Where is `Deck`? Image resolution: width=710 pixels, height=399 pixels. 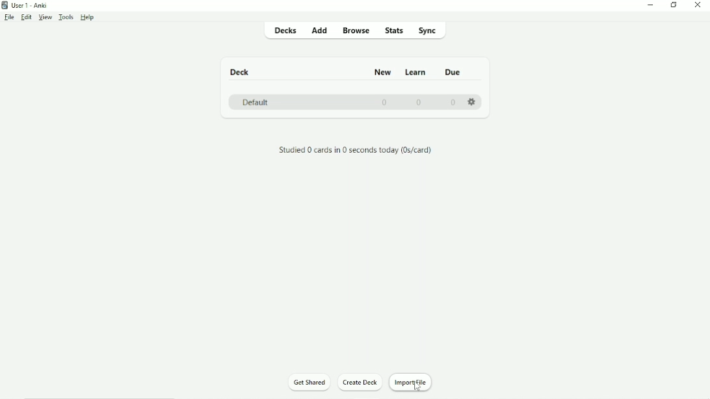
Deck is located at coordinates (240, 71).